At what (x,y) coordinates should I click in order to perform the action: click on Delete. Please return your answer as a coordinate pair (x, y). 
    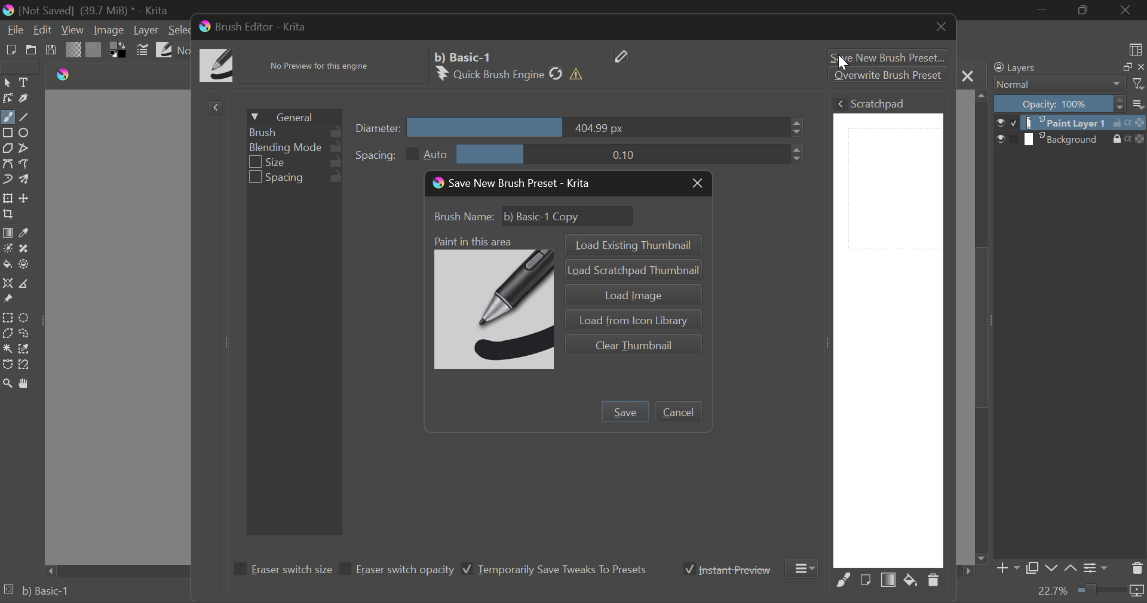
    Looking at the image, I should click on (933, 583).